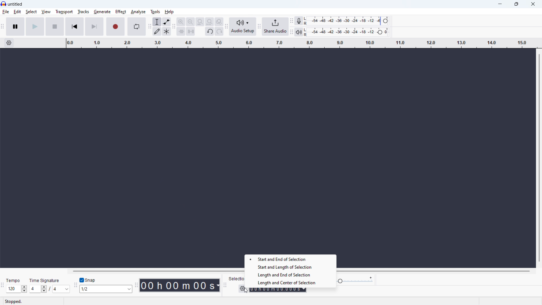 The width and height of the screenshot is (542, 305). Describe the element at coordinates (278, 275) in the screenshot. I see `length and end of selection` at that location.